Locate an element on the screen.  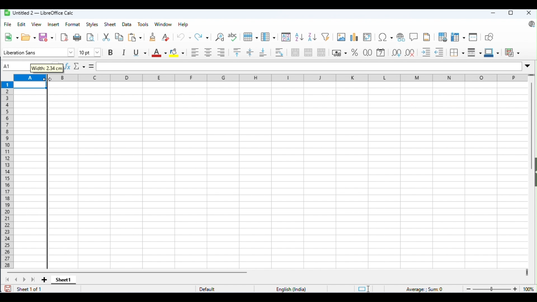
align center is located at coordinates (208, 52).